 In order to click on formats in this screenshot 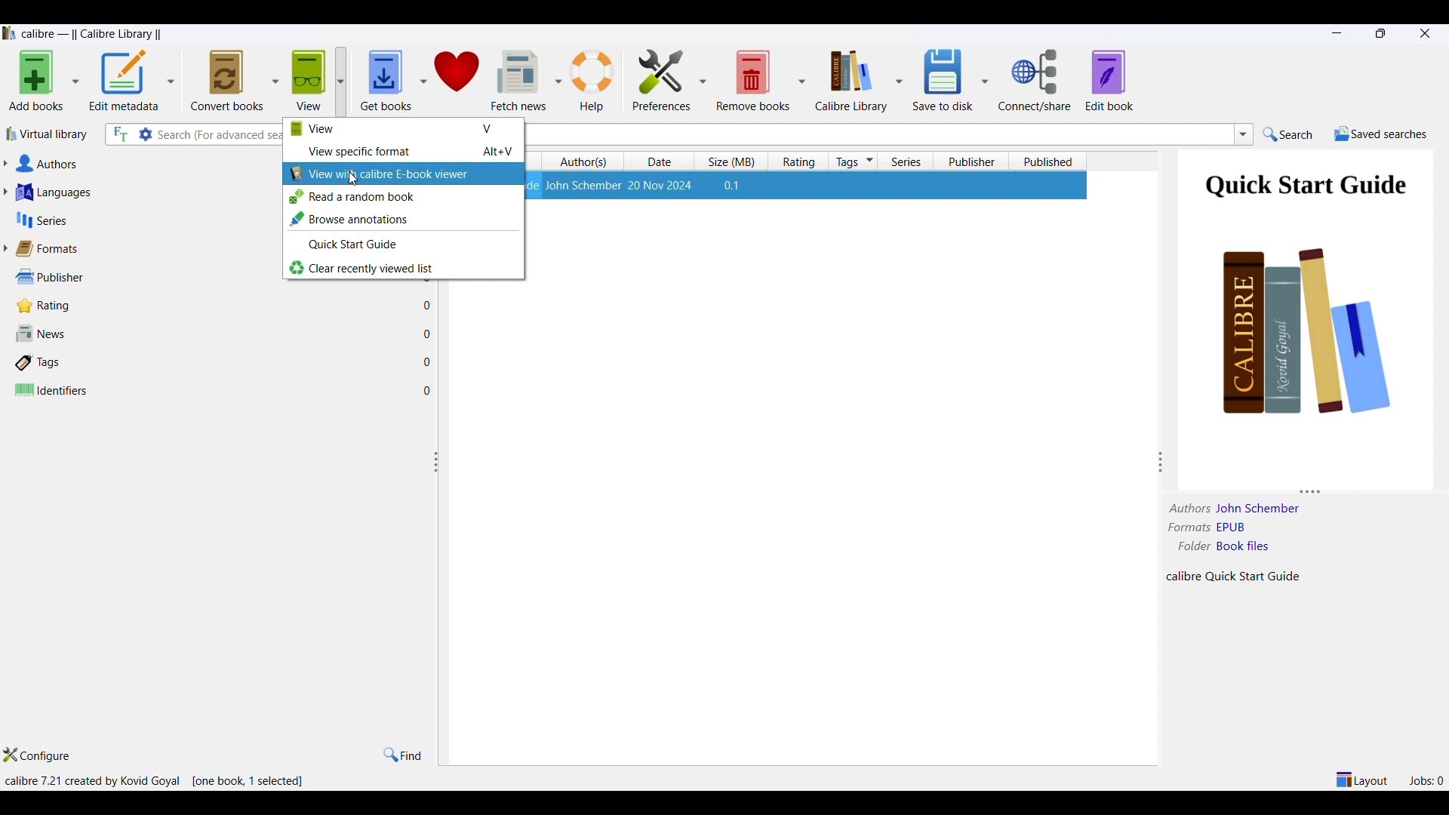, I will do `click(138, 248)`.